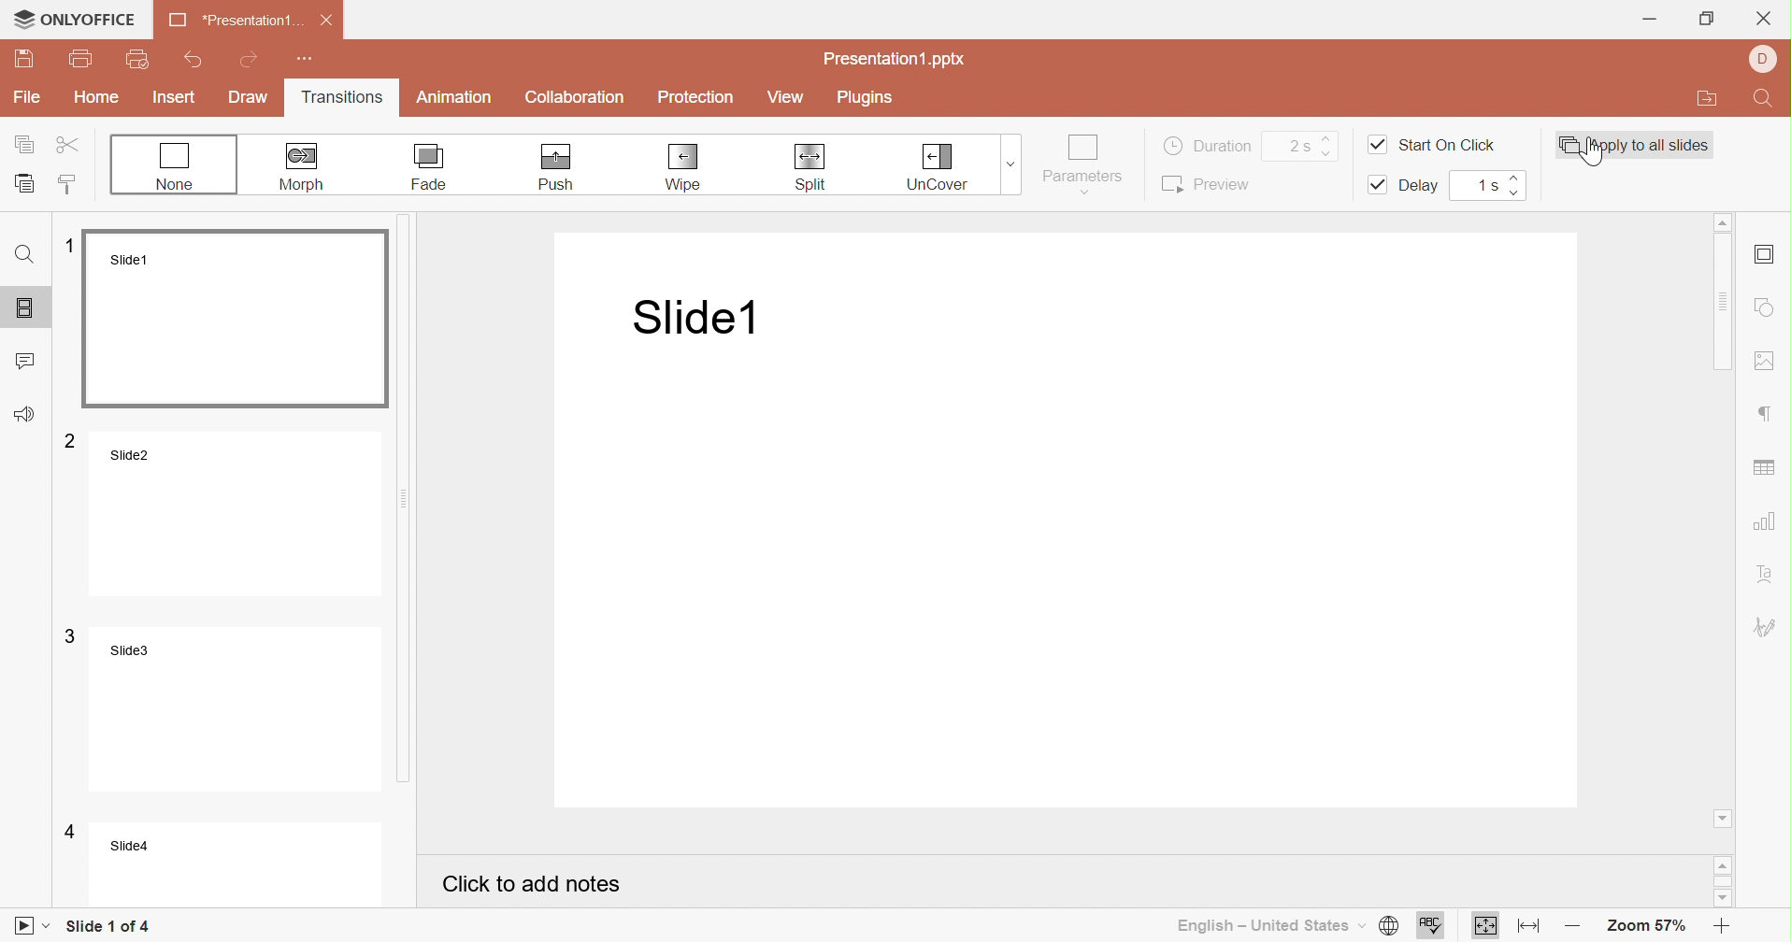  Describe the element at coordinates (1015, 163) in the screenshot. I see `Transitions drop down` at that location.